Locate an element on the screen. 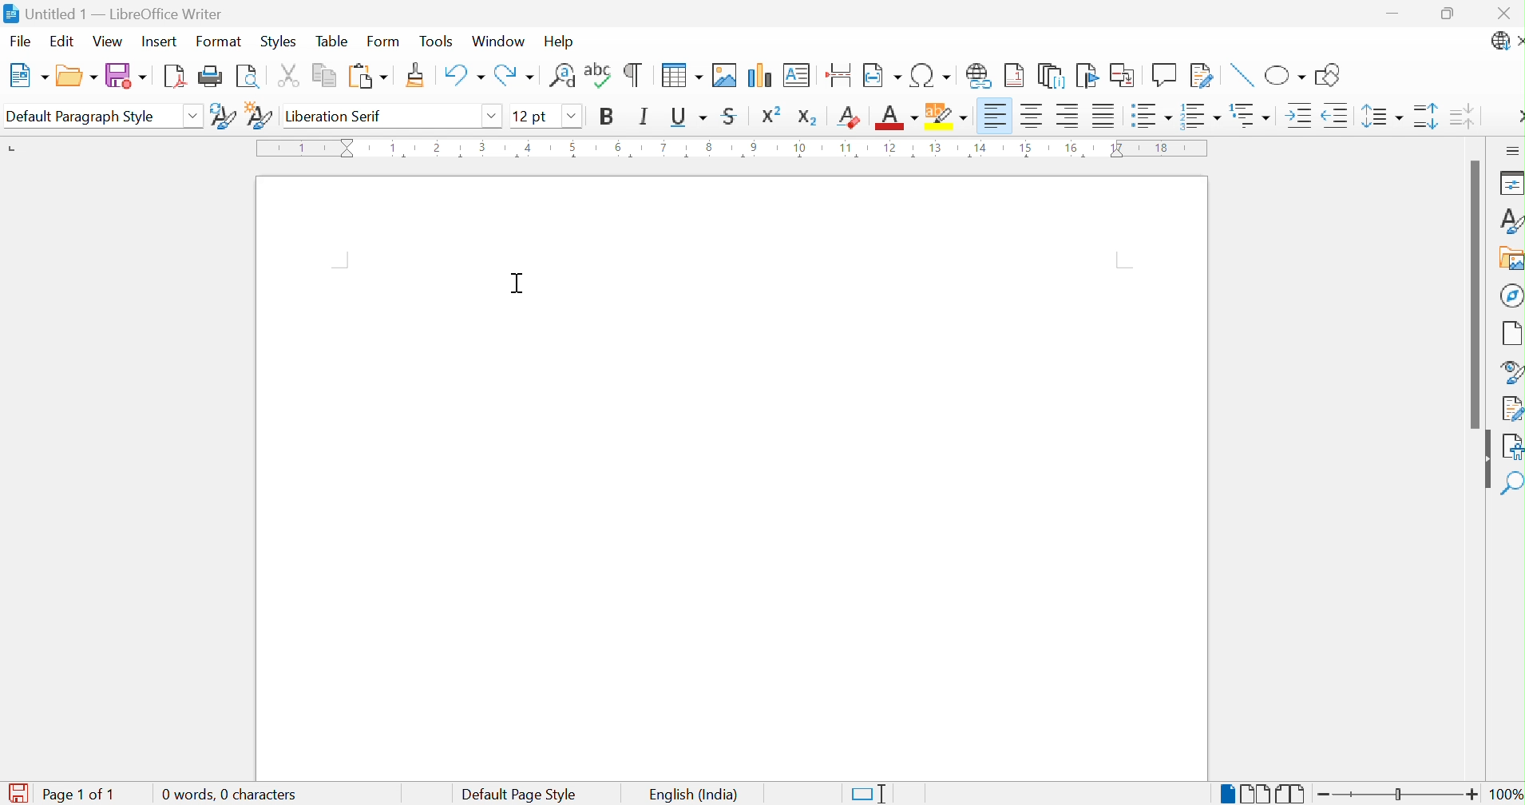  Standard Selection. Click to change selection mode. is located at coordinates (869, 791).